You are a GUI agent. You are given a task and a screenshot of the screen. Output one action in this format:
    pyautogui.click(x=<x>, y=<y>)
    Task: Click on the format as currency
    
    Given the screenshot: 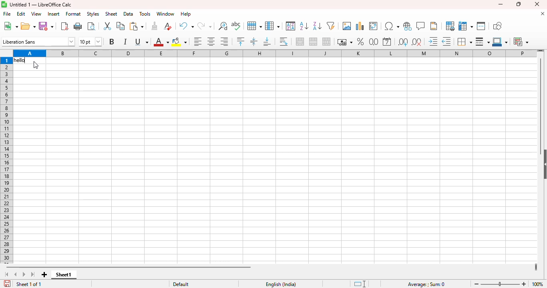 What is the action you would take?
    pyautogui.click(x=344, y=42)
    